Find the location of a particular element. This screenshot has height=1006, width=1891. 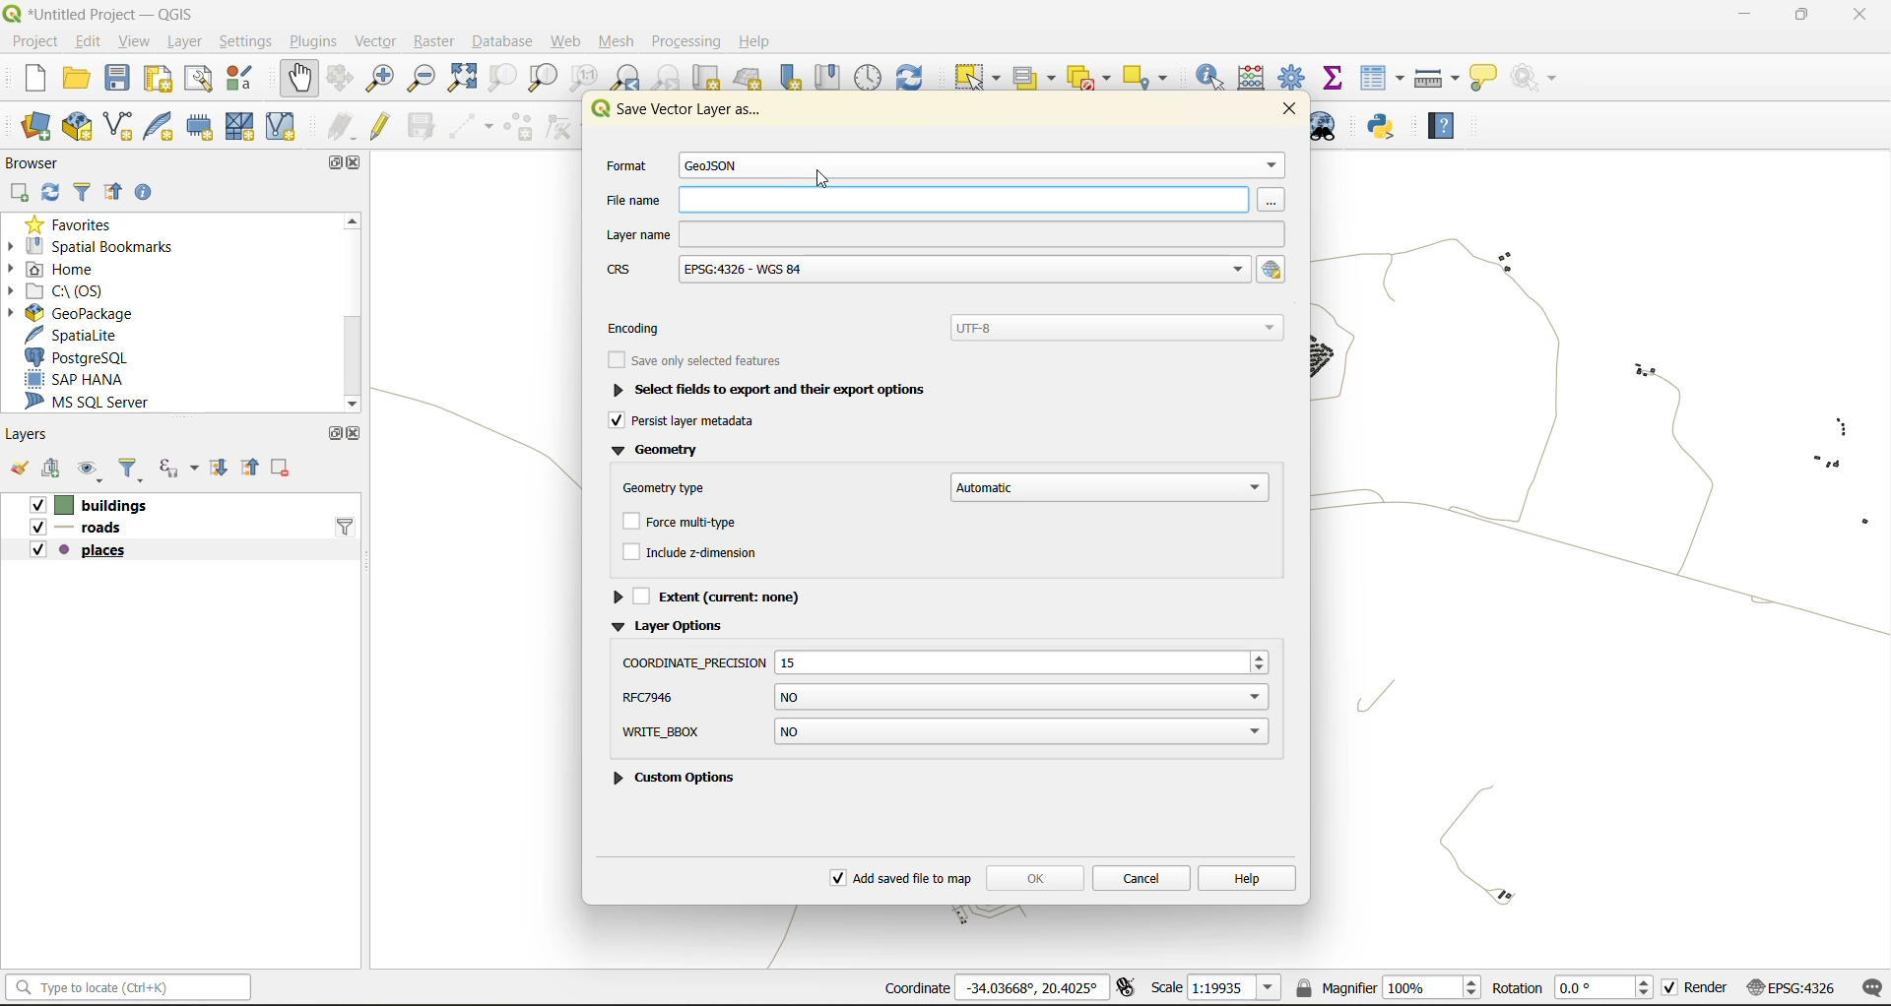

custom options is located at coordinates (678, 779).